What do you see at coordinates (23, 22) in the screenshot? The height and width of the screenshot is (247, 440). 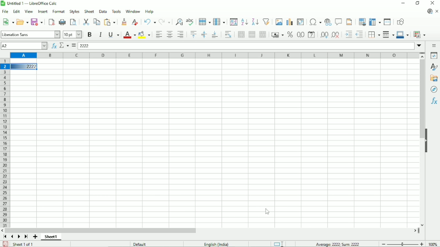 I see `Open` at bounding box center [23, 22].